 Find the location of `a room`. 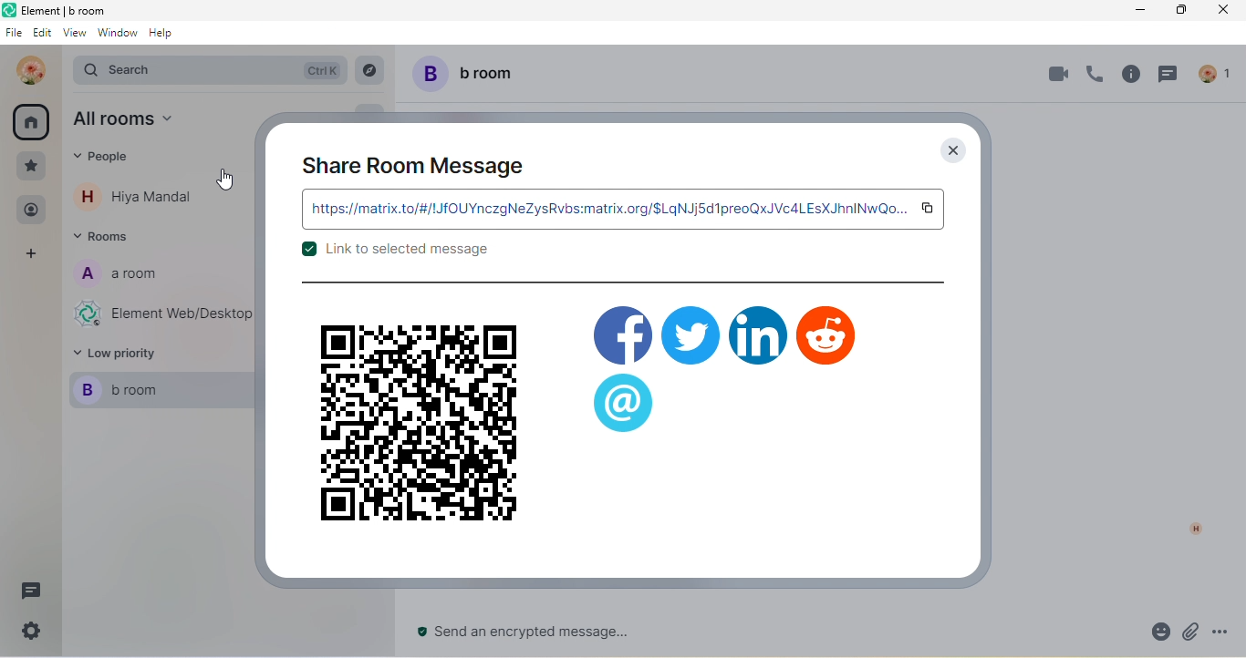

a room is located at coordinates (130, 278).